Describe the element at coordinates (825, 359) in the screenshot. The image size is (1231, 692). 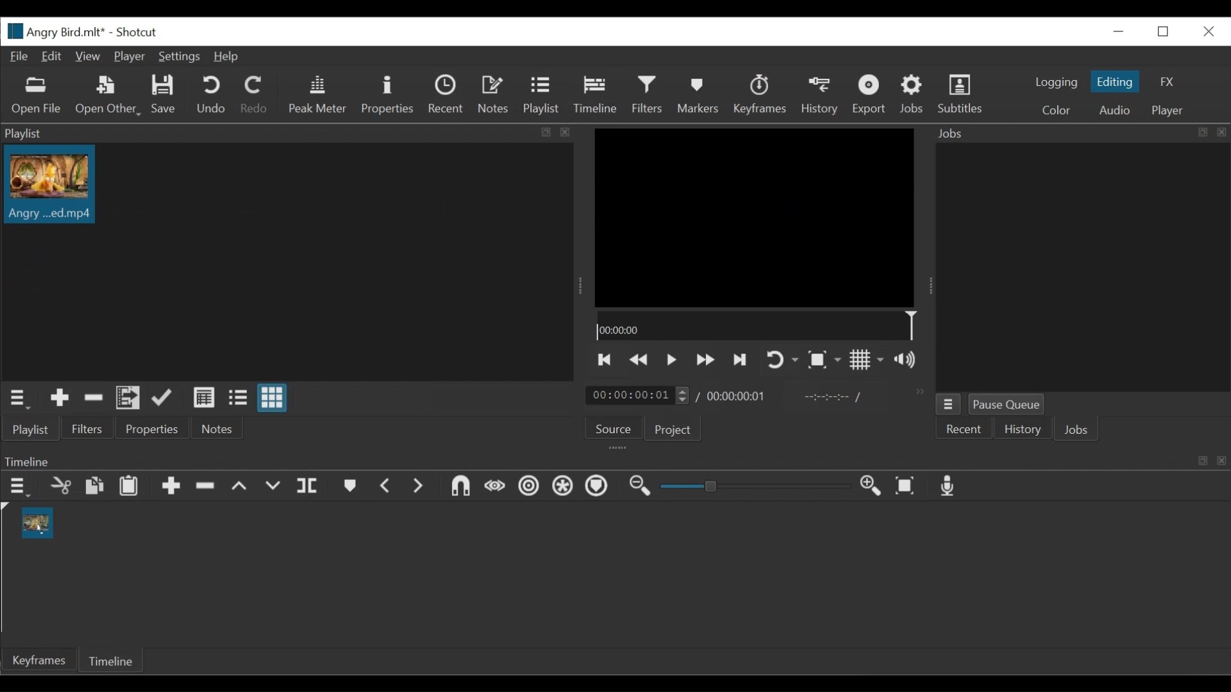
I see `Toggle zoom` at that location.